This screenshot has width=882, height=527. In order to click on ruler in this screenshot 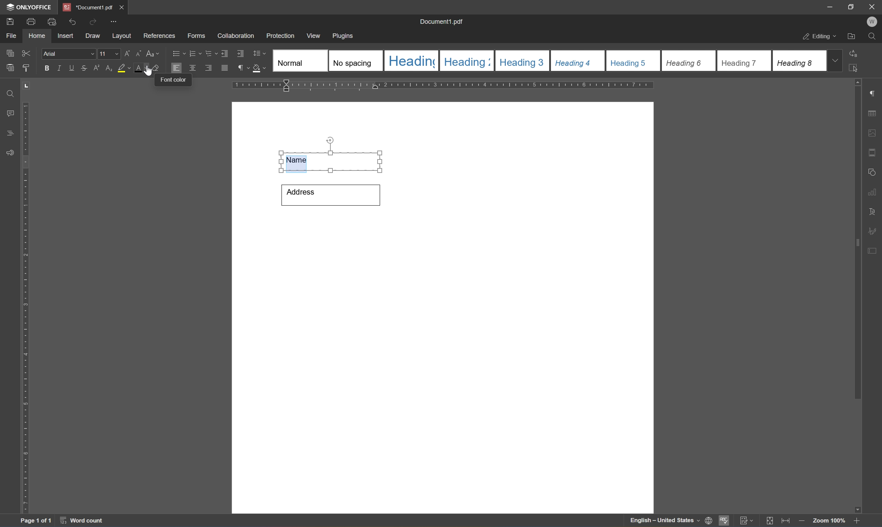, I will do `click(444, 85)`.